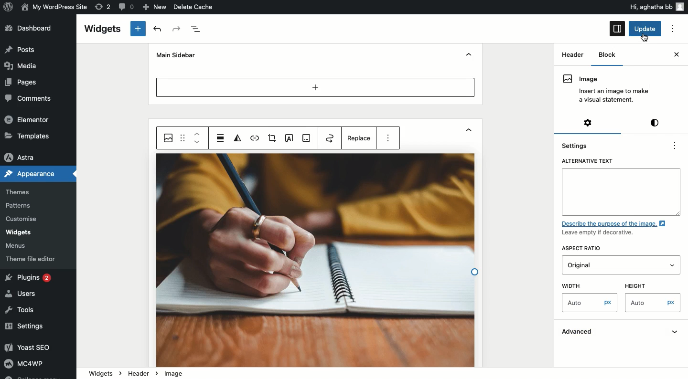 Image resolution: width=688 pixels, height=379 pixels. I want to click on Collapse menu, so click(32, 376).